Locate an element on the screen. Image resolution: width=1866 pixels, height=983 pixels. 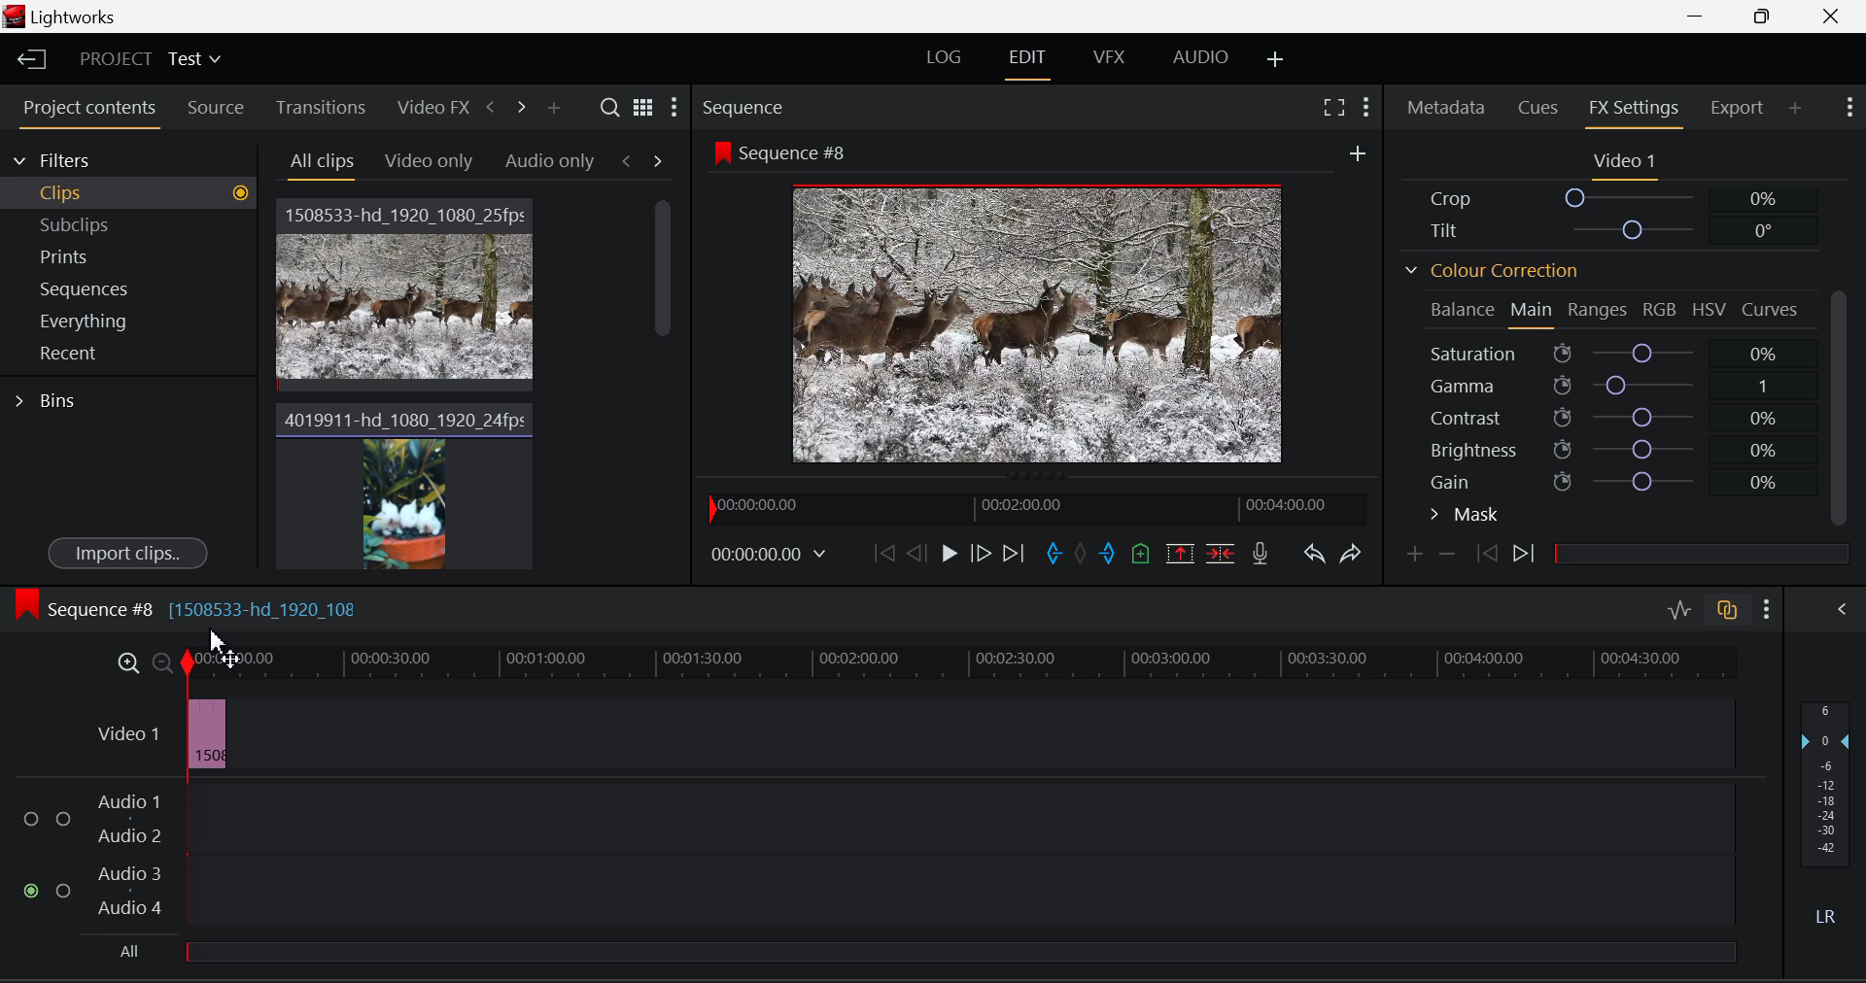
Add Cue is located at coordinates (1141, 554).